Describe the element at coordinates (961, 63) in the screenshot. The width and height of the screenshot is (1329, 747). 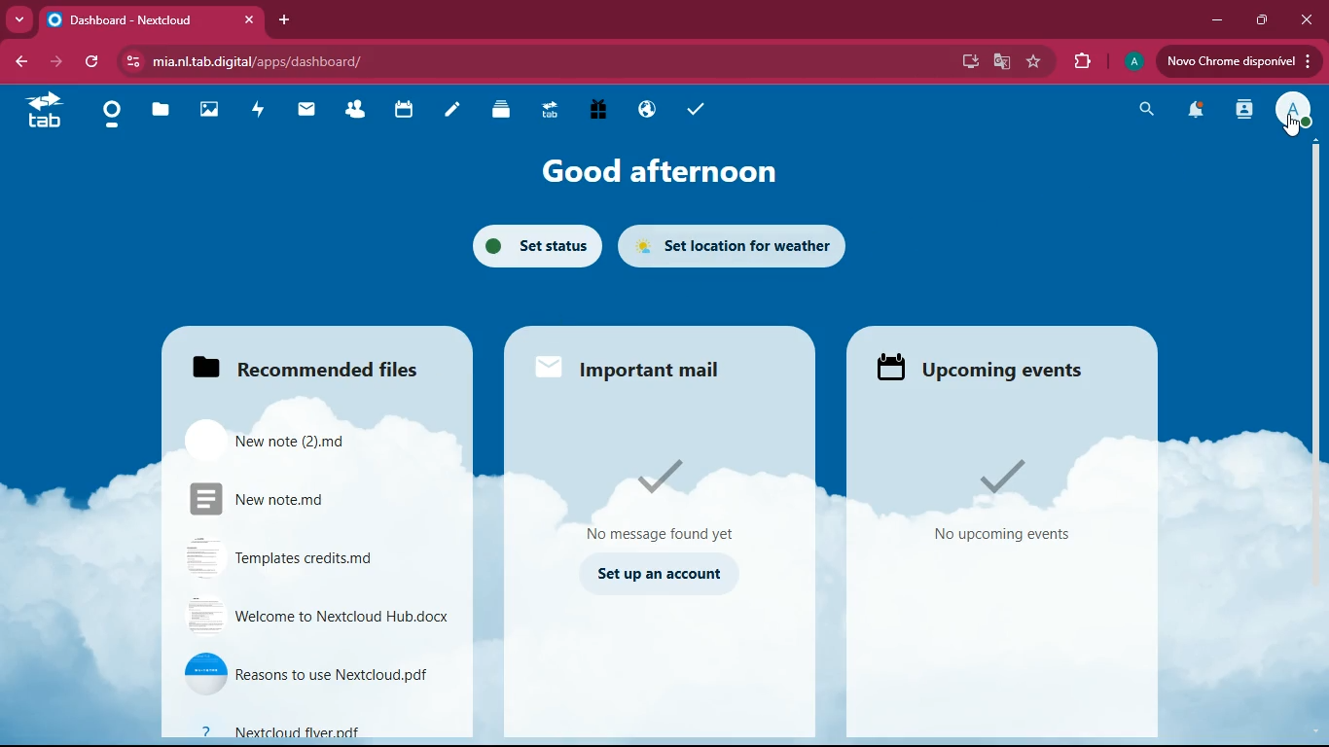
I see `desktop` at that location.